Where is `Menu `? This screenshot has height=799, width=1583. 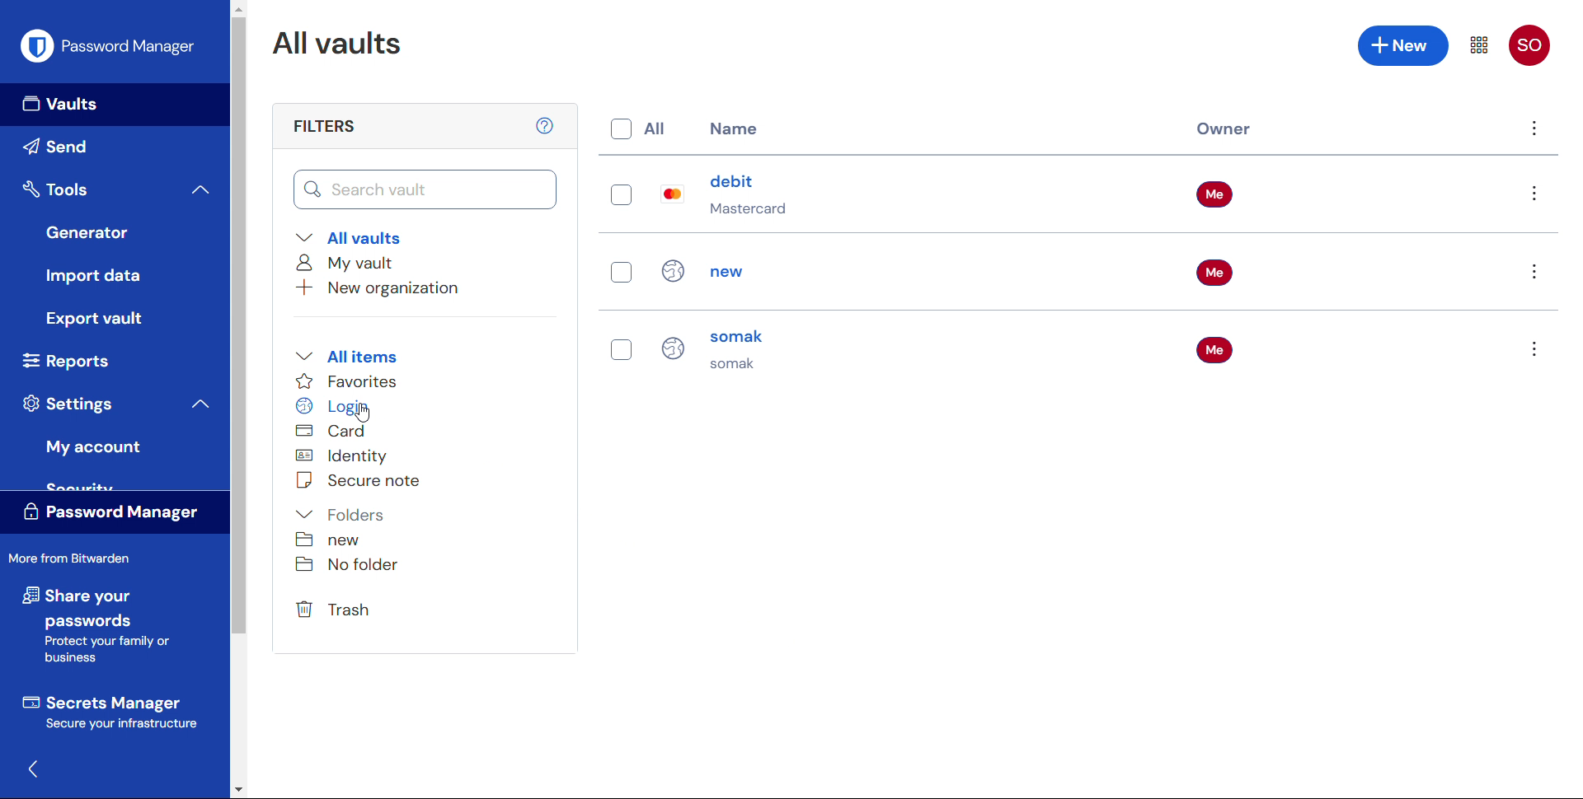 Menu  is located at coordinates (1534, 128).